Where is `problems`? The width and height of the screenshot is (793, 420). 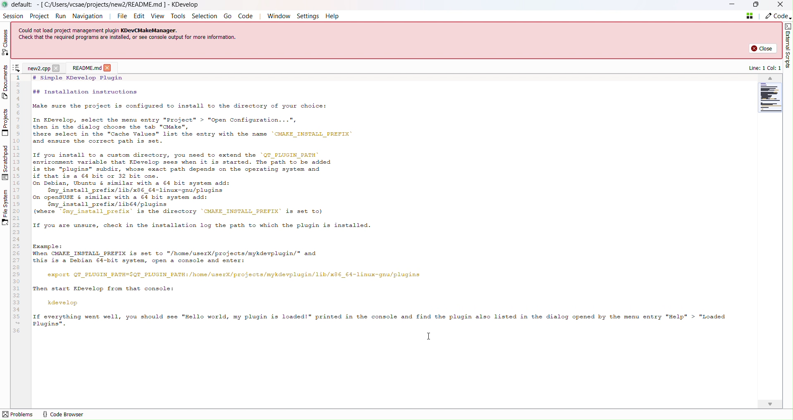 problems is located at coordinates (18, 414).